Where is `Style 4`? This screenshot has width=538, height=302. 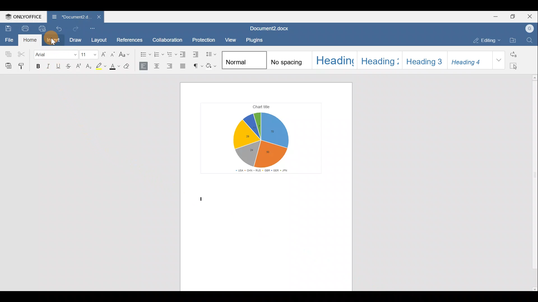
Style 4 is located at coordinates (378, 59).